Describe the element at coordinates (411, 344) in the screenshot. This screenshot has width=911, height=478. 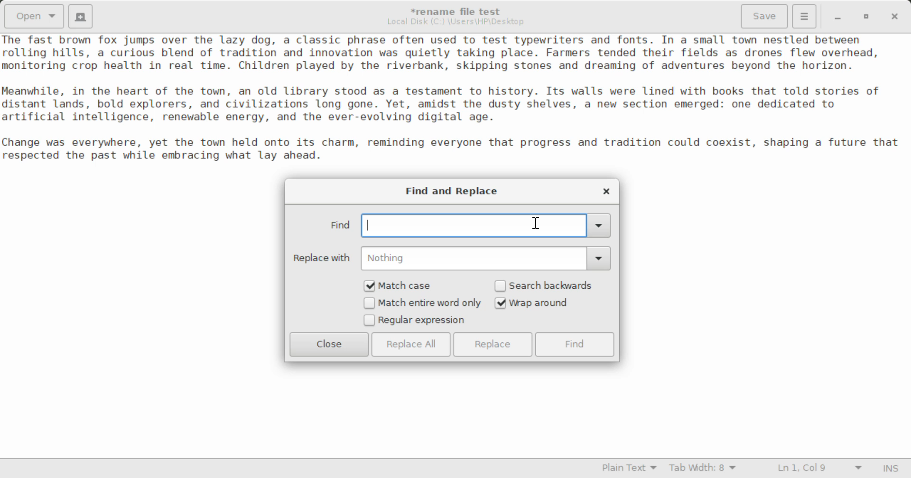
I see `Replace All ` at that location.